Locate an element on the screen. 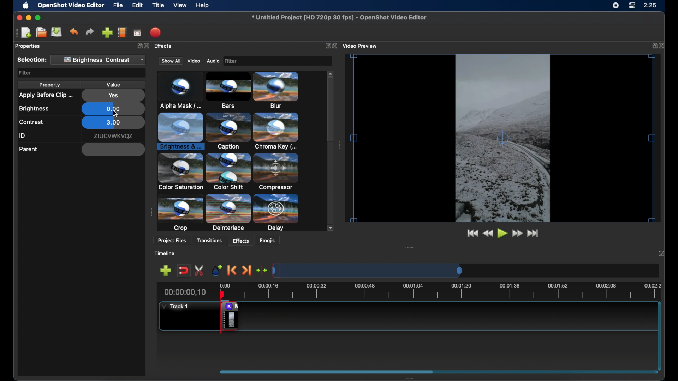 The image size is (678, 381). expand is located at coordinates (653, 46).